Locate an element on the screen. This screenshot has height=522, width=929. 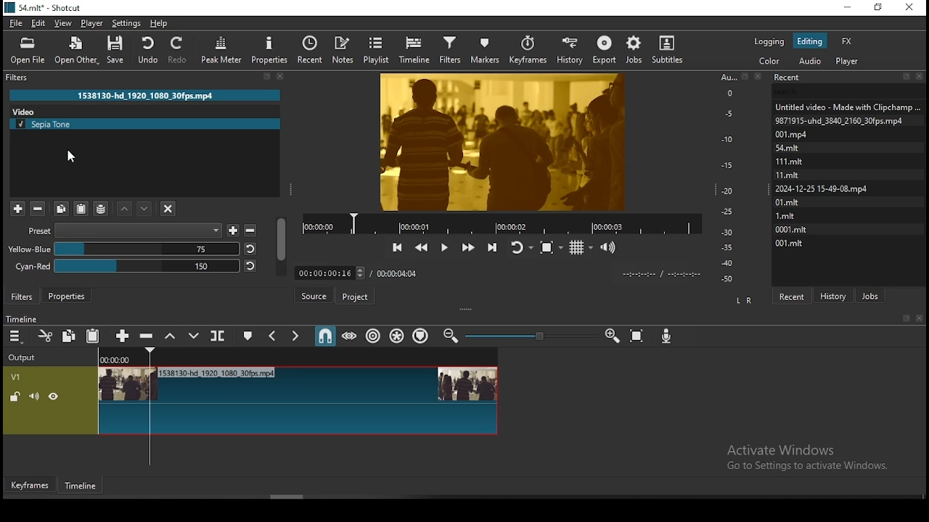
open file is located at coordinates (28, 51).